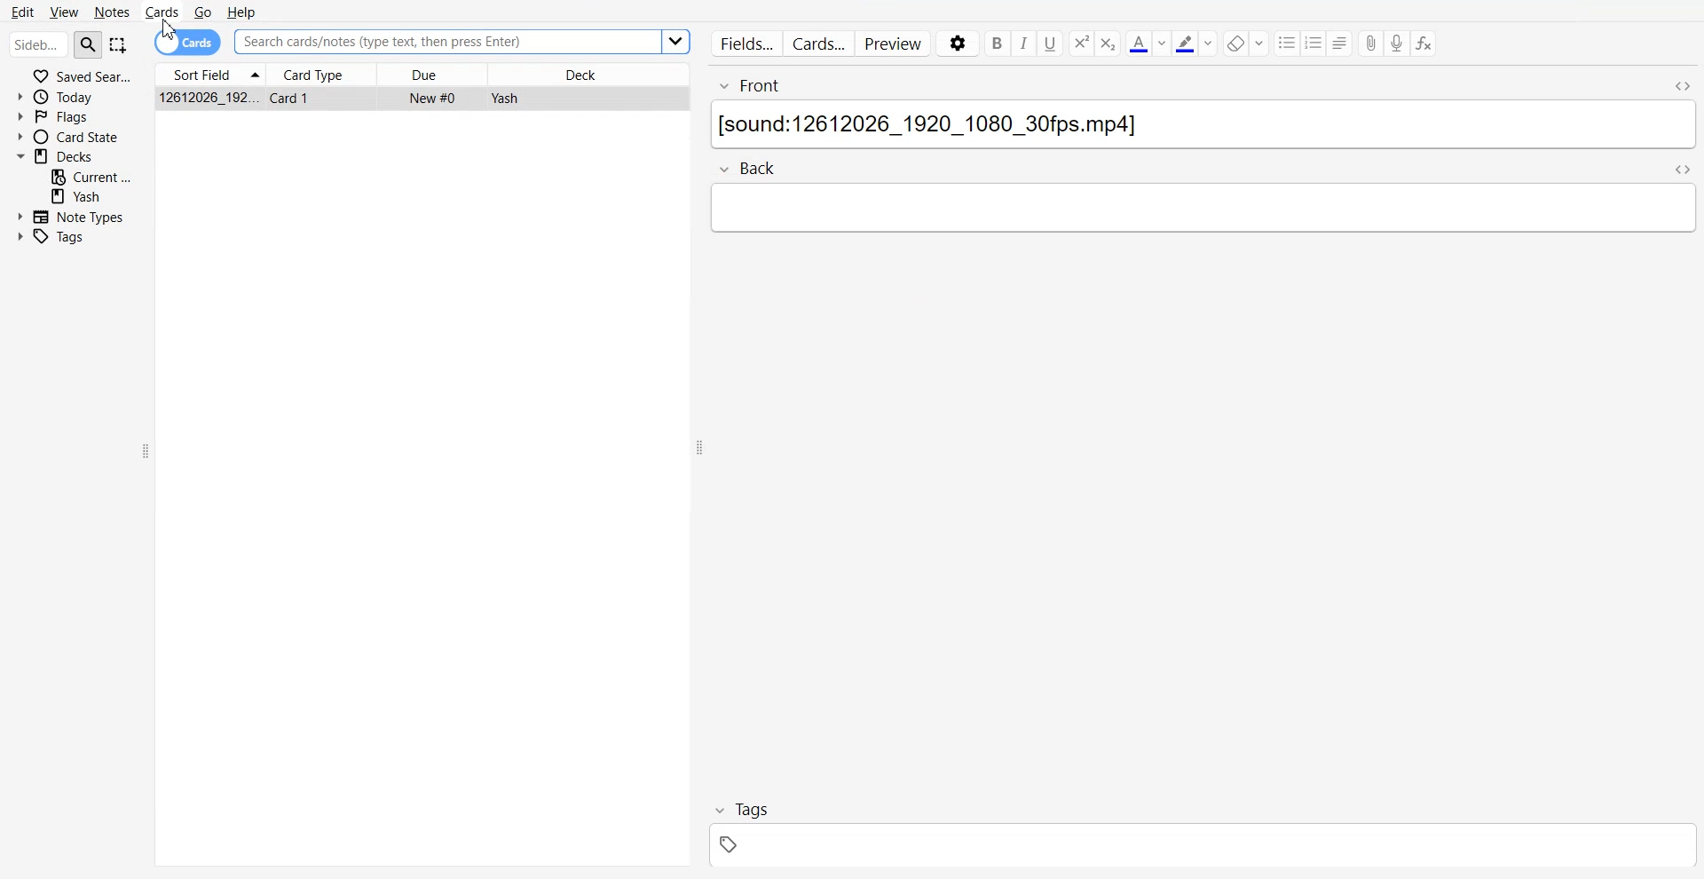  I want to click on Help, so click(243, 11).